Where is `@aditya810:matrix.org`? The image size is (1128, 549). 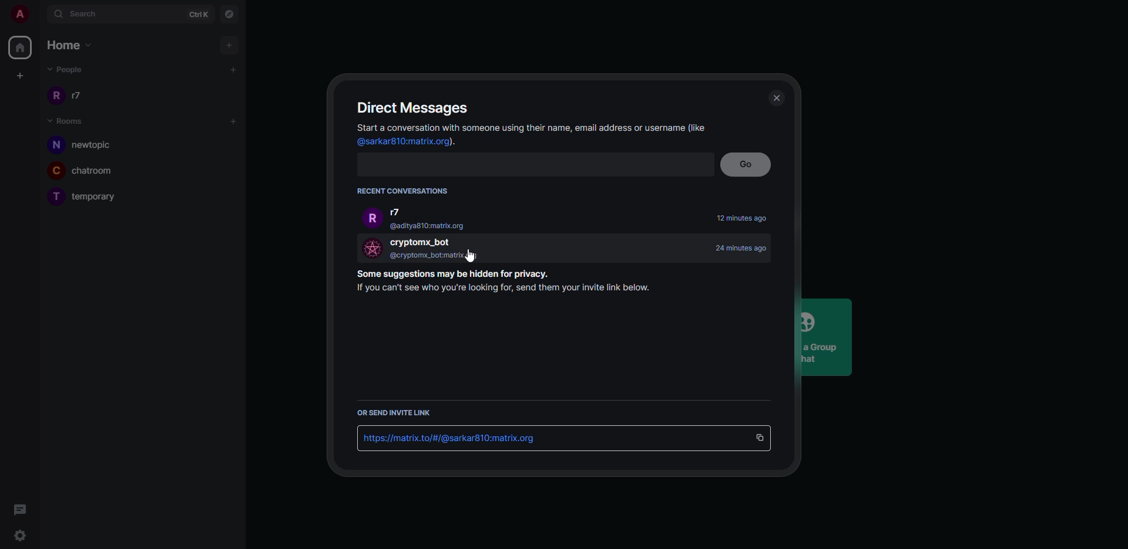
@aditya810:matrix.org is located at coordinates (430, 225).